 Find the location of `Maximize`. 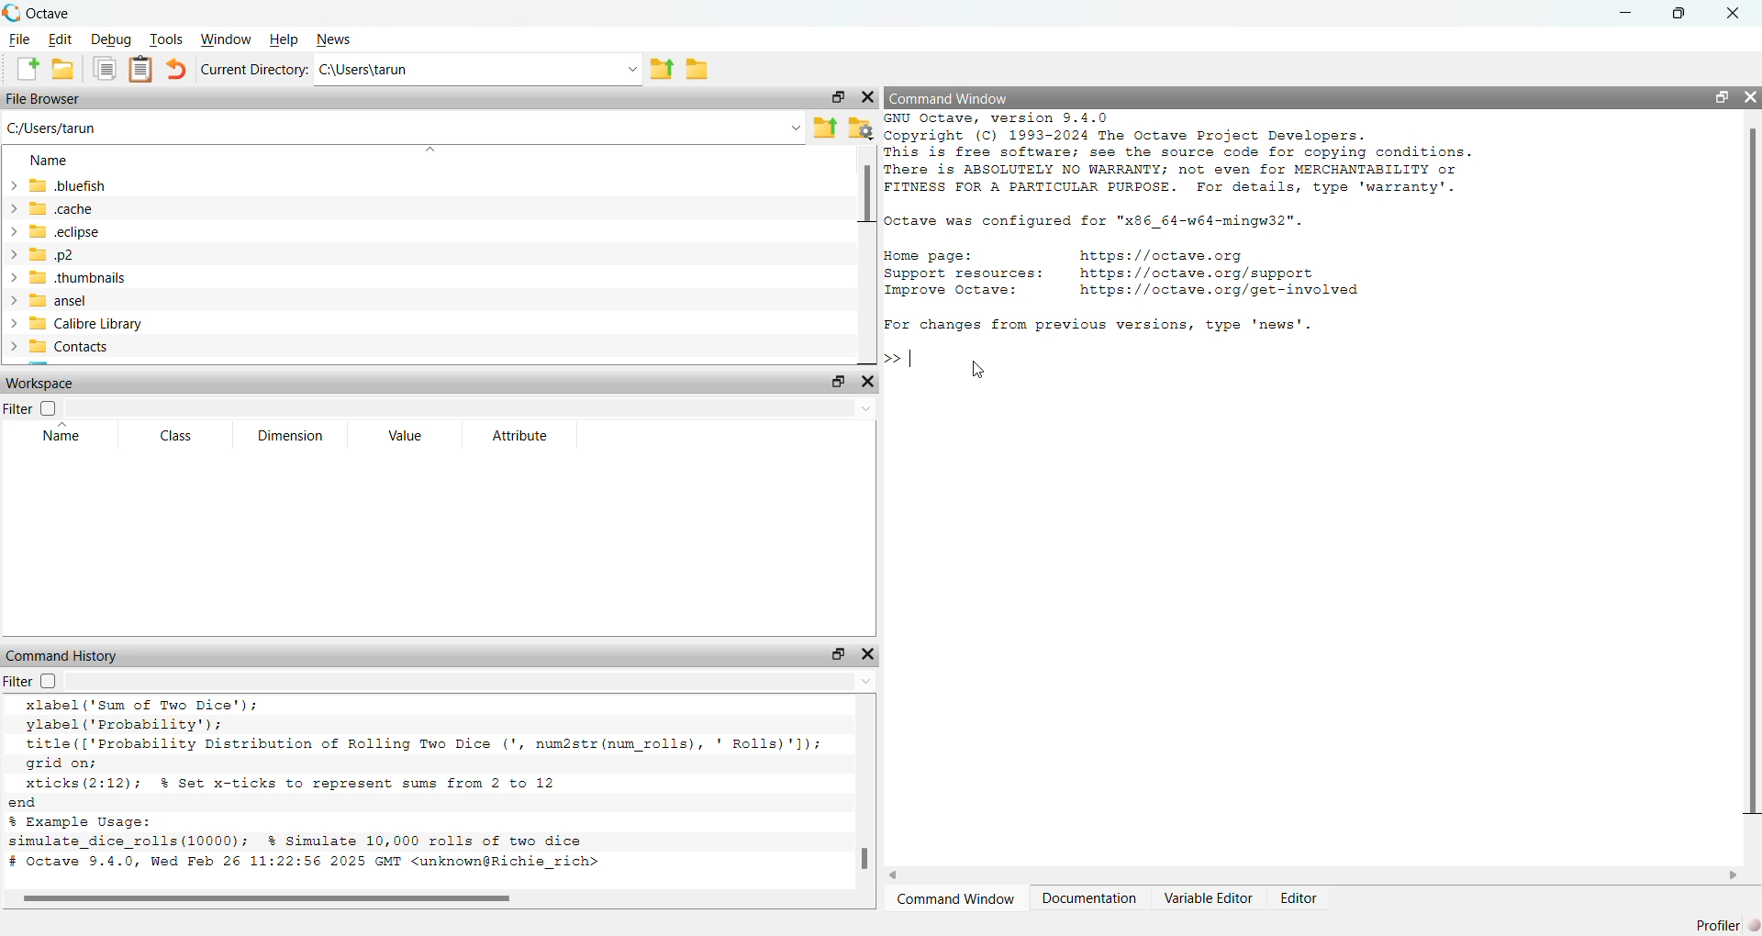

Maximize is located at coordinates (1680, 14).